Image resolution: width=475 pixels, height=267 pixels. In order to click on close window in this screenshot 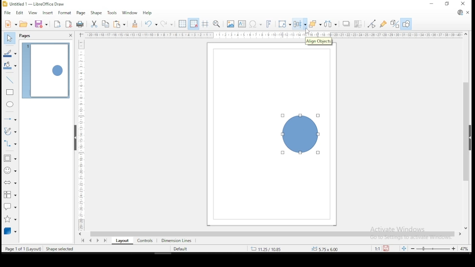, I will do `click(463, 4)`.